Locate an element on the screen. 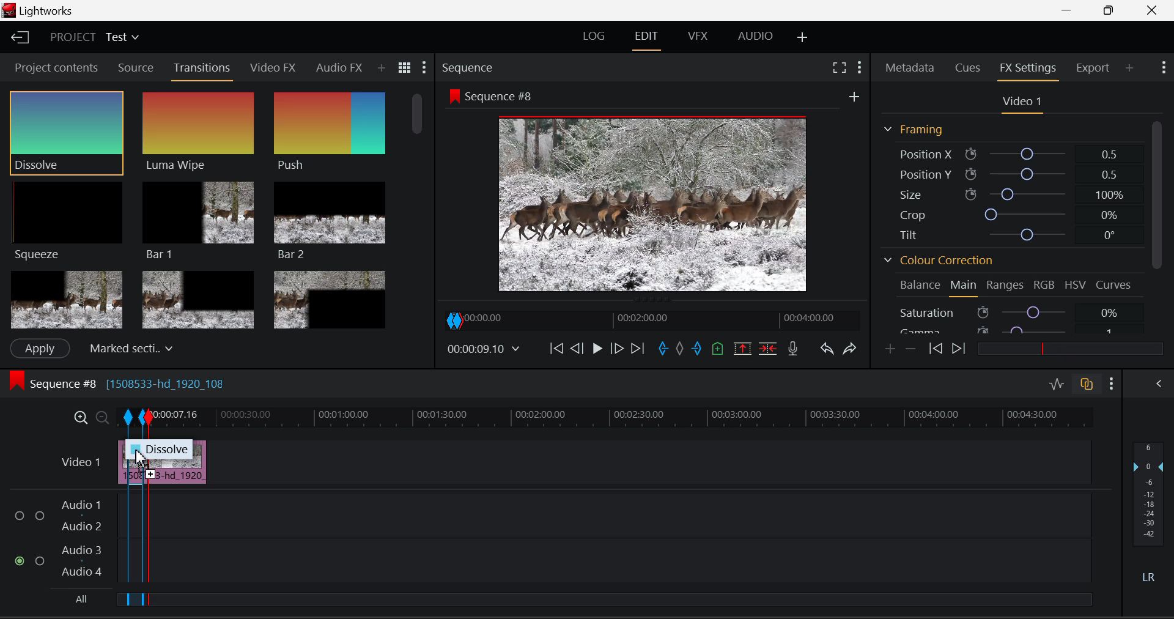  Framing Section is located at coordinates (920, 130).